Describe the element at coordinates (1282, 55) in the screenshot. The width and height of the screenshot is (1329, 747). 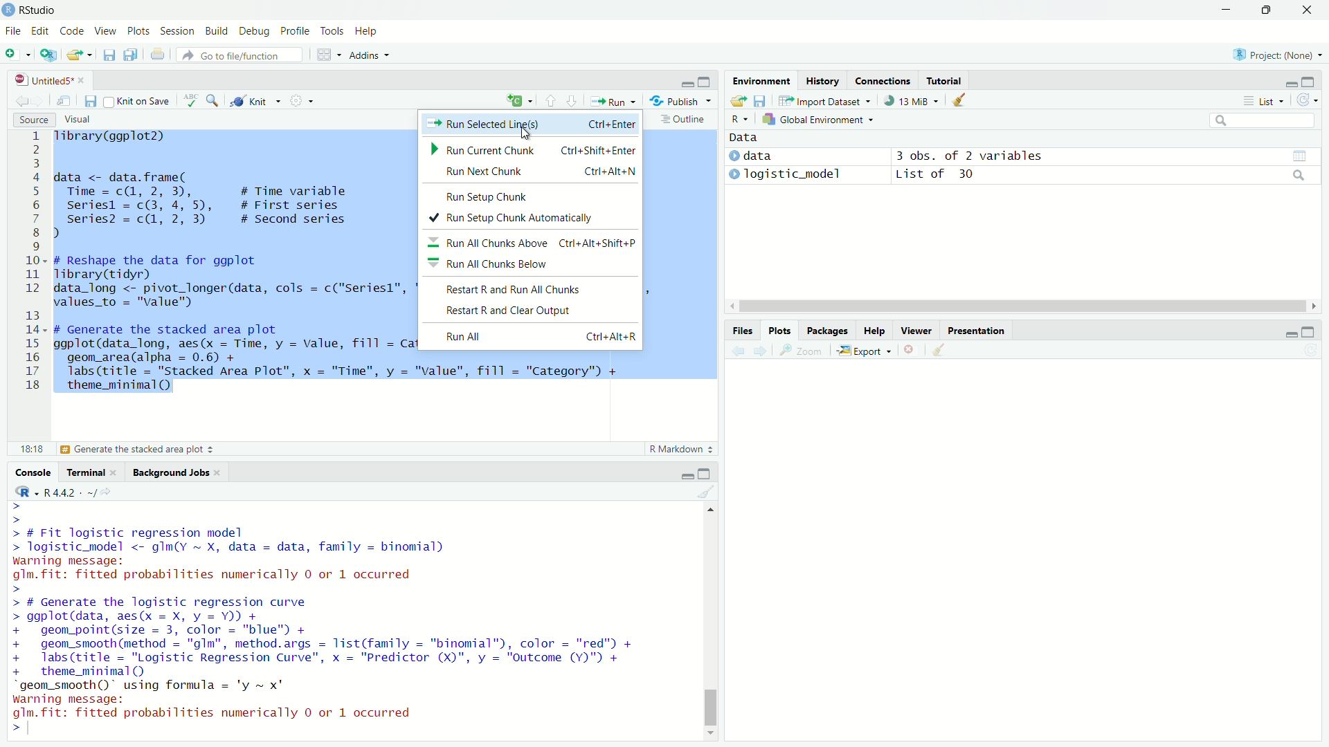
I see `Project: (None)` at that location.